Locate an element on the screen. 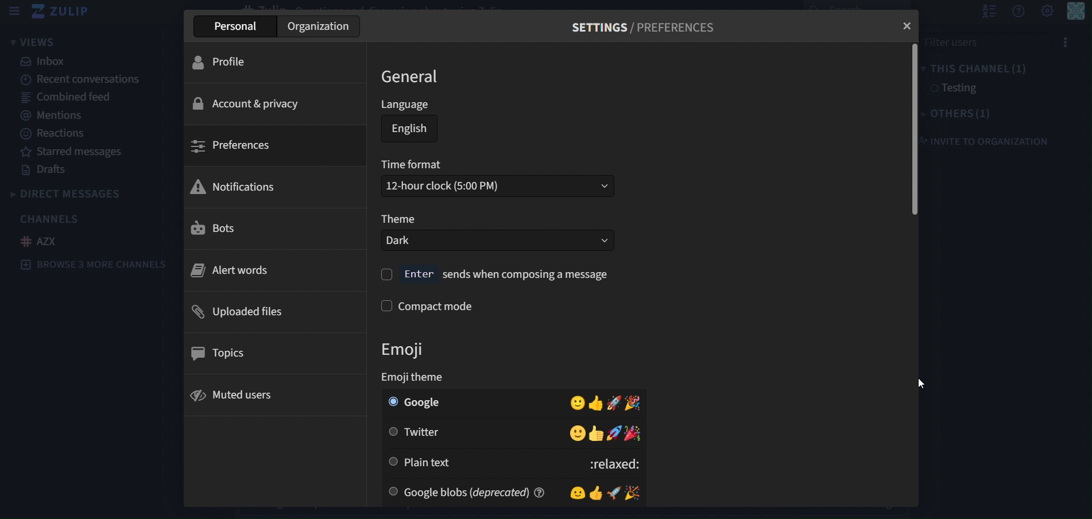 This screenshot has width=1092, height=519. general is located at coordinates (412, 76).